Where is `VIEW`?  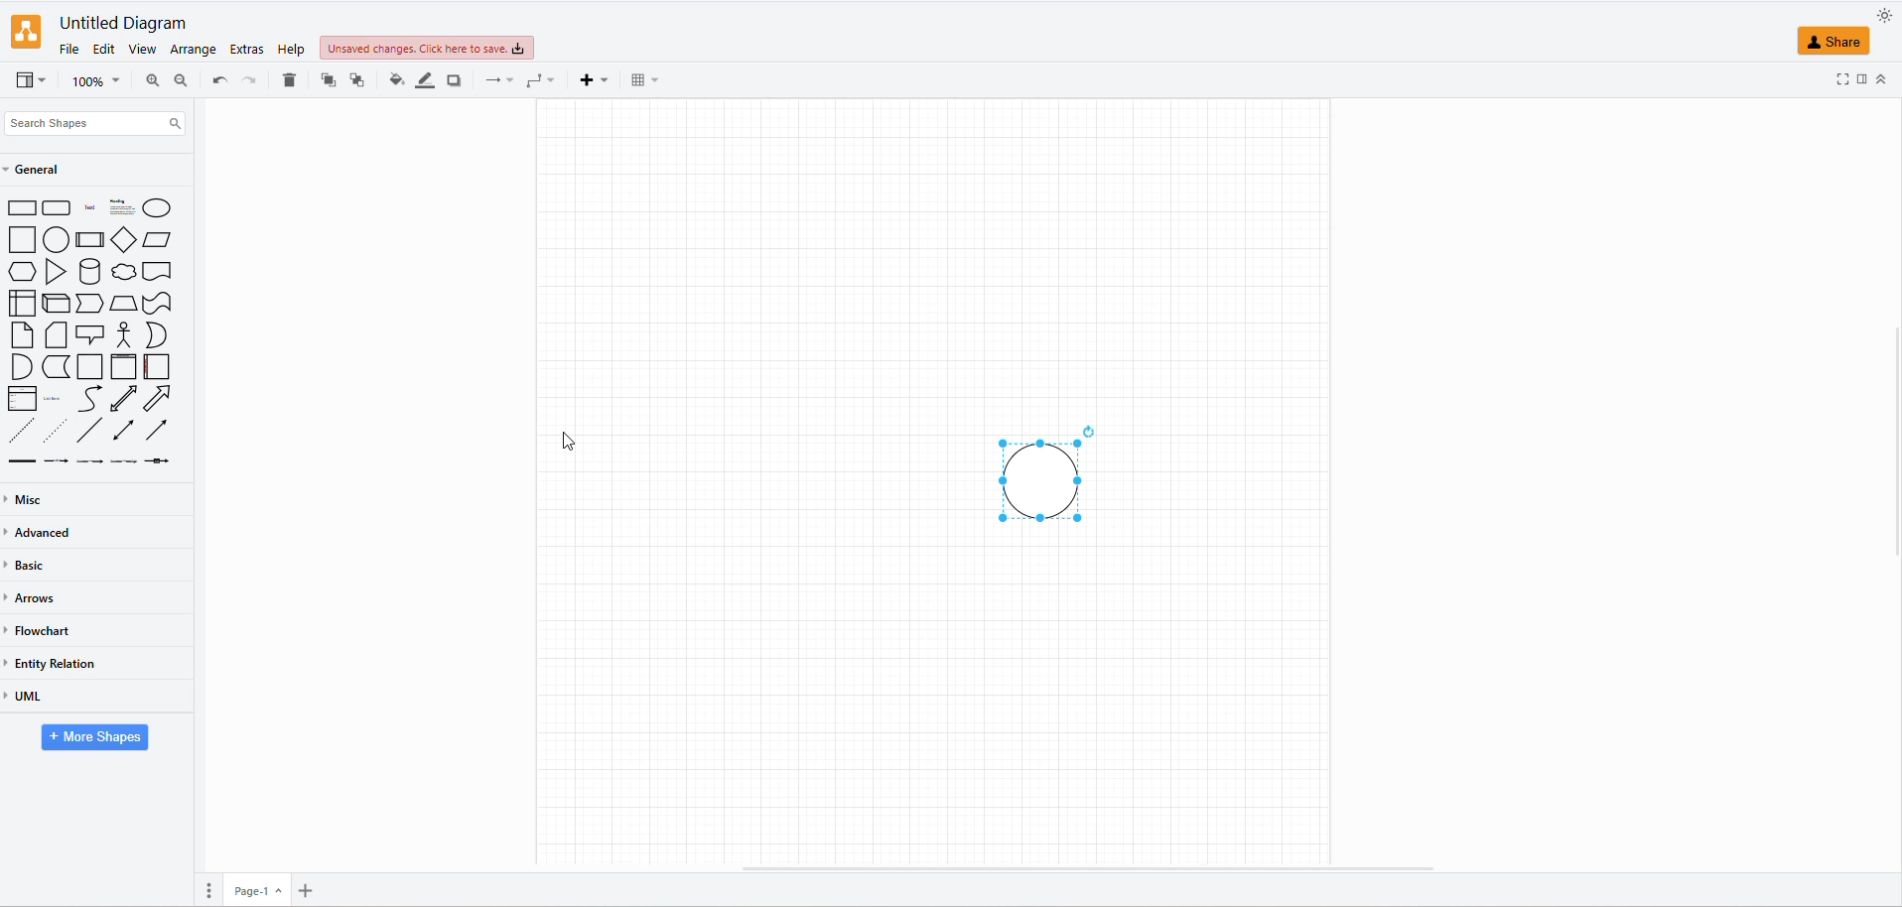
VIEW is located at coordinates (29, 82).